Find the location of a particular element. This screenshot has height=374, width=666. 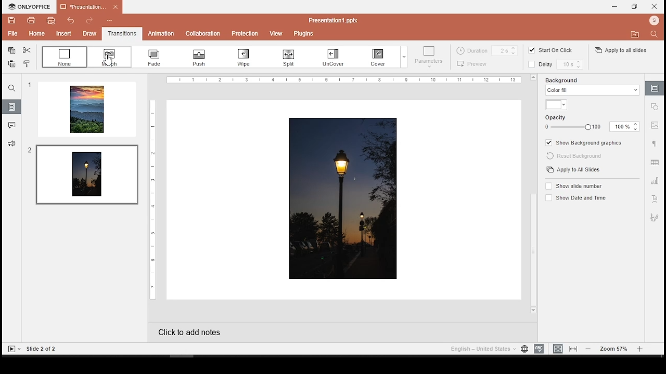

close window is located at coordinates (656, 7).